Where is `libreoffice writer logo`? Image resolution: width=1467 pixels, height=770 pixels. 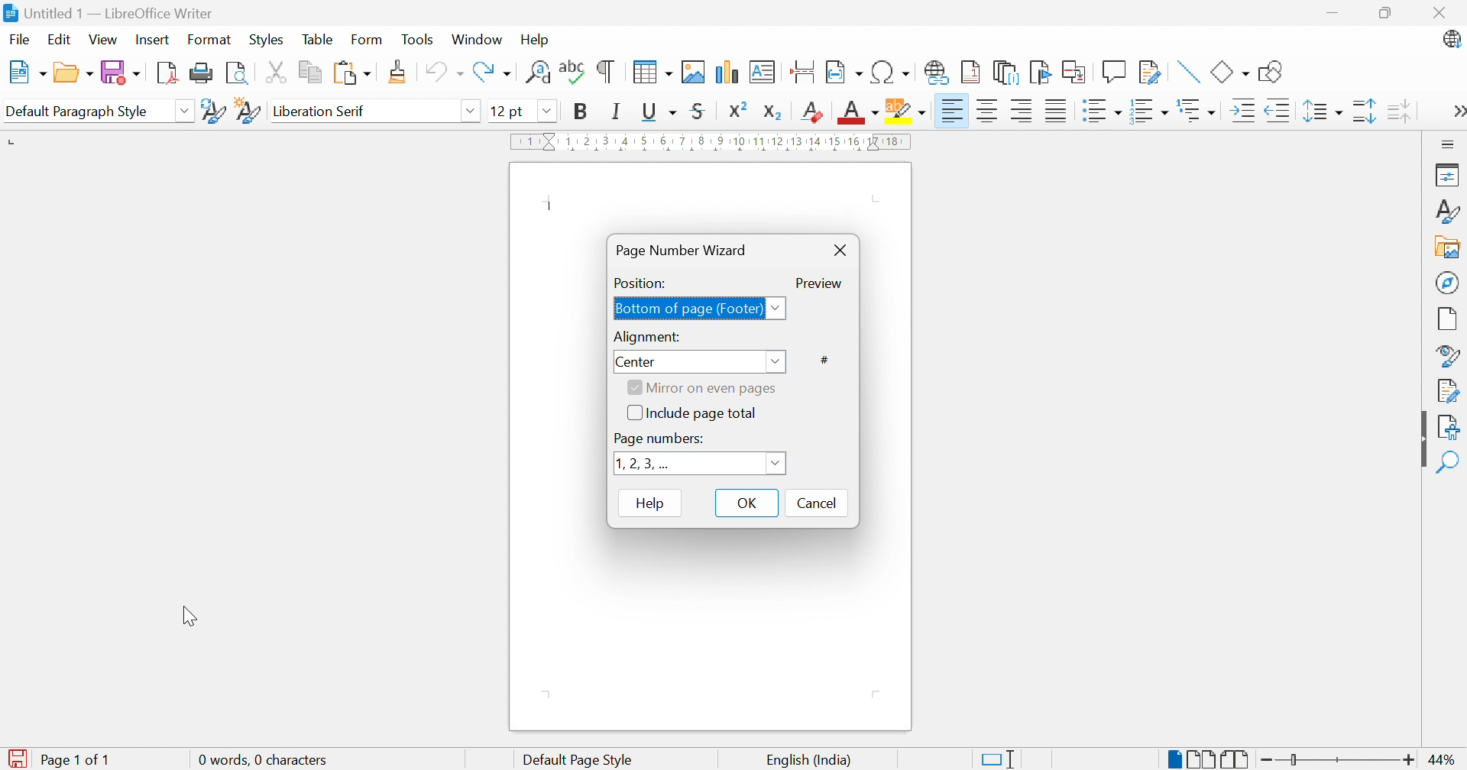
libreoffice writer logo is located at coordinates (9, 12).